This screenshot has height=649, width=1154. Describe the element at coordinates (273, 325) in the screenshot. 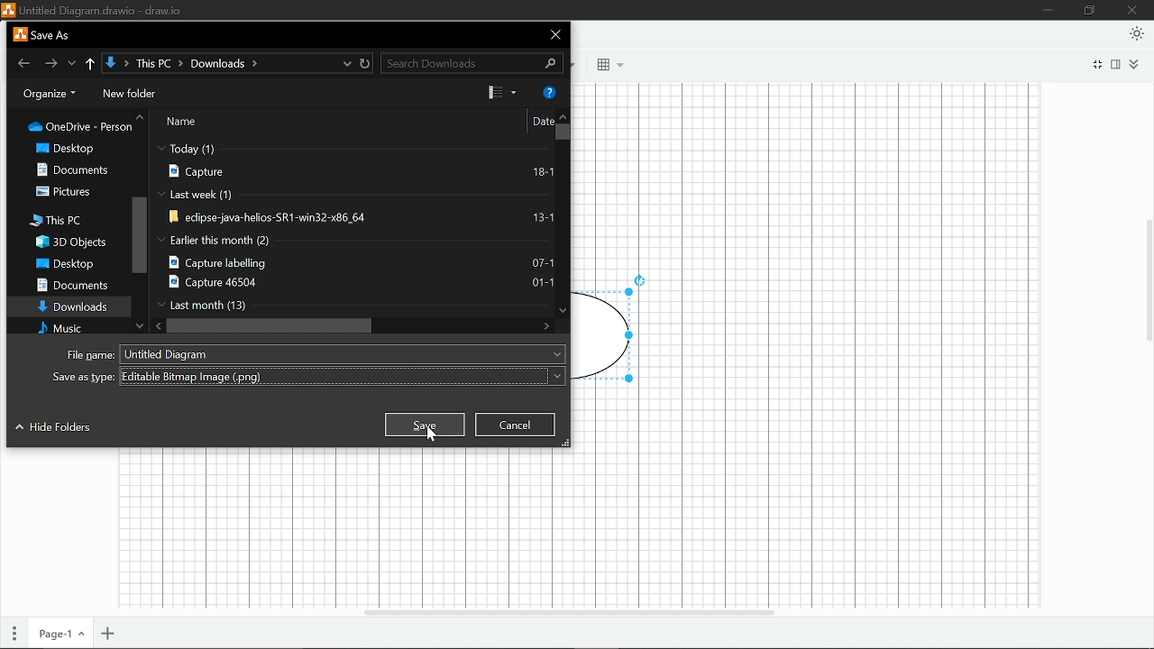

I see `Horizontal scrollbar for files in "Downloads""` at that location.